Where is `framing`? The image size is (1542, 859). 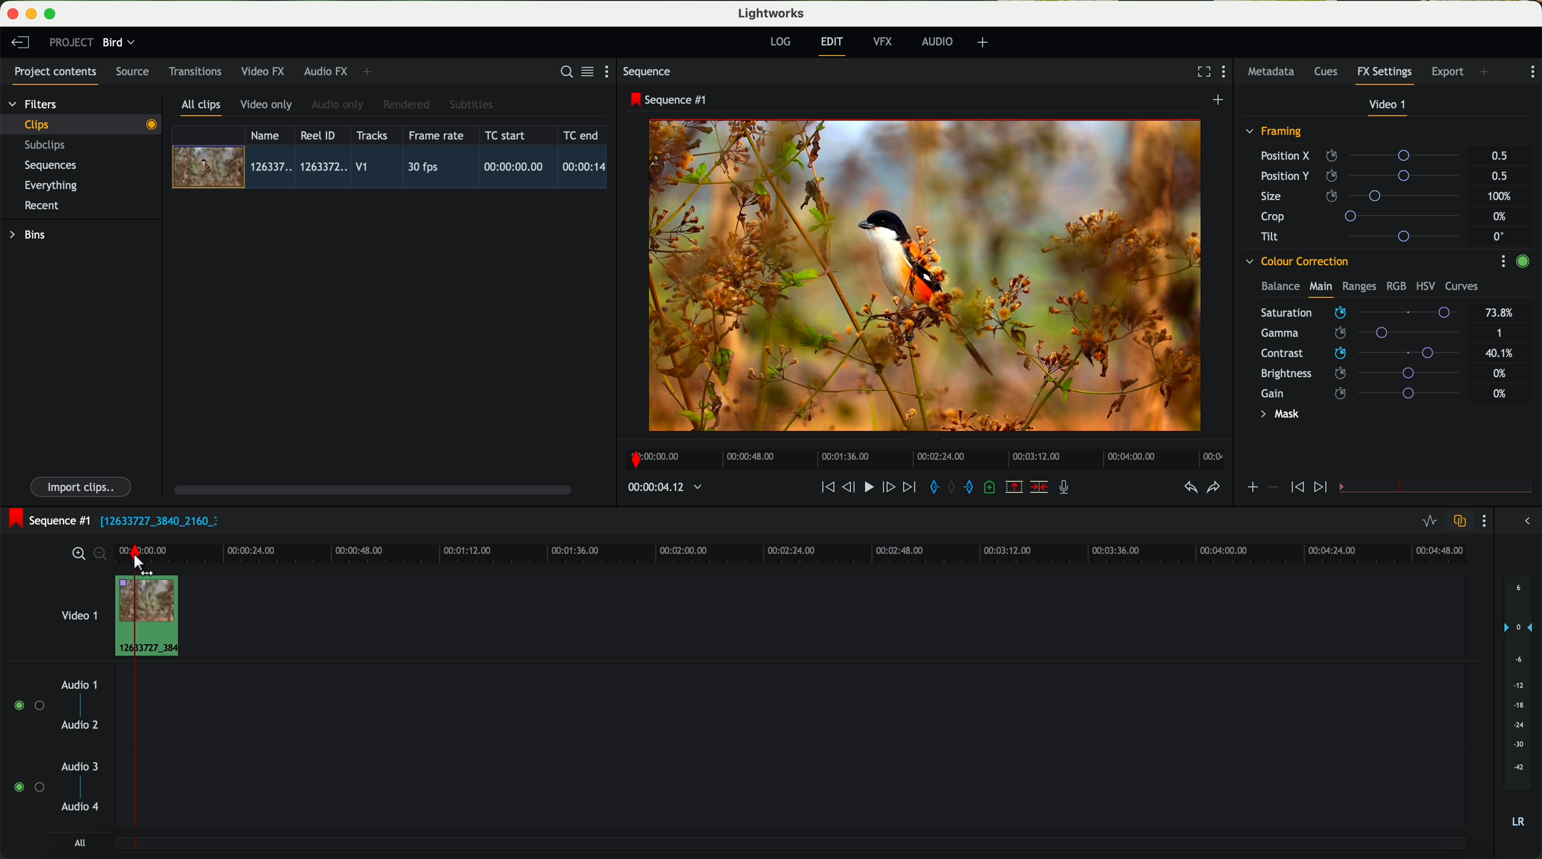
framing is located at coordinates (1274, 133).